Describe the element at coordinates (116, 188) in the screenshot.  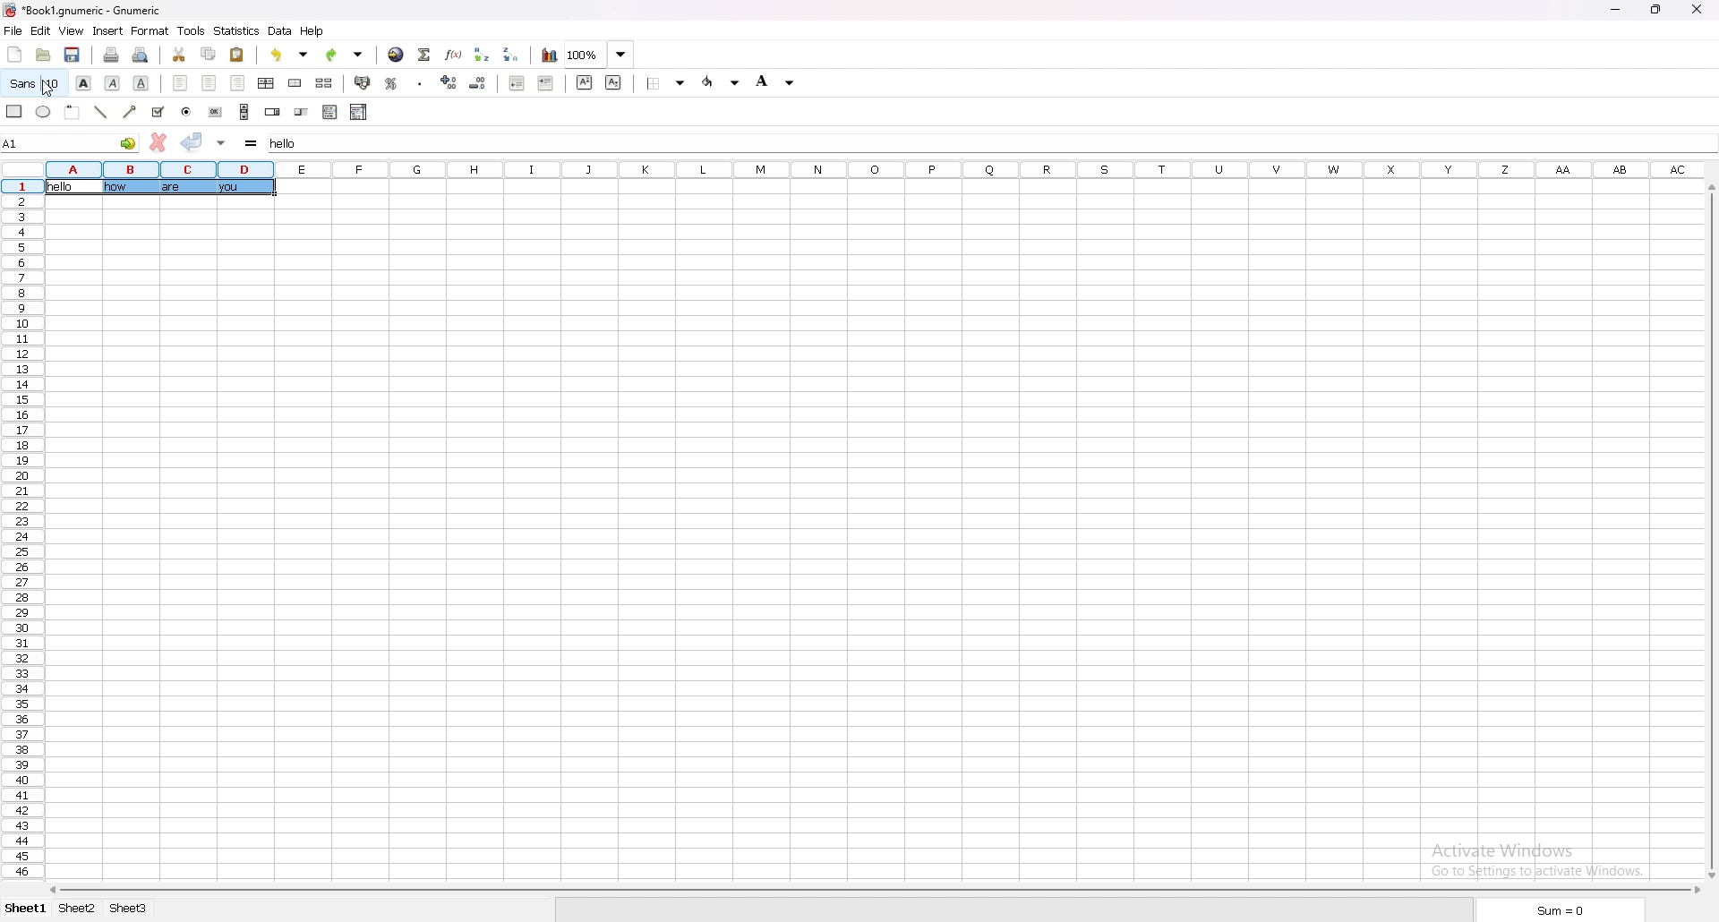
I see `how` at that location.